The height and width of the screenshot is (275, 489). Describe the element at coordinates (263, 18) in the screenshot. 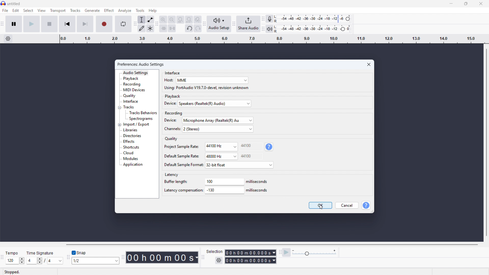

I see `recording meter toolbar` at that location.